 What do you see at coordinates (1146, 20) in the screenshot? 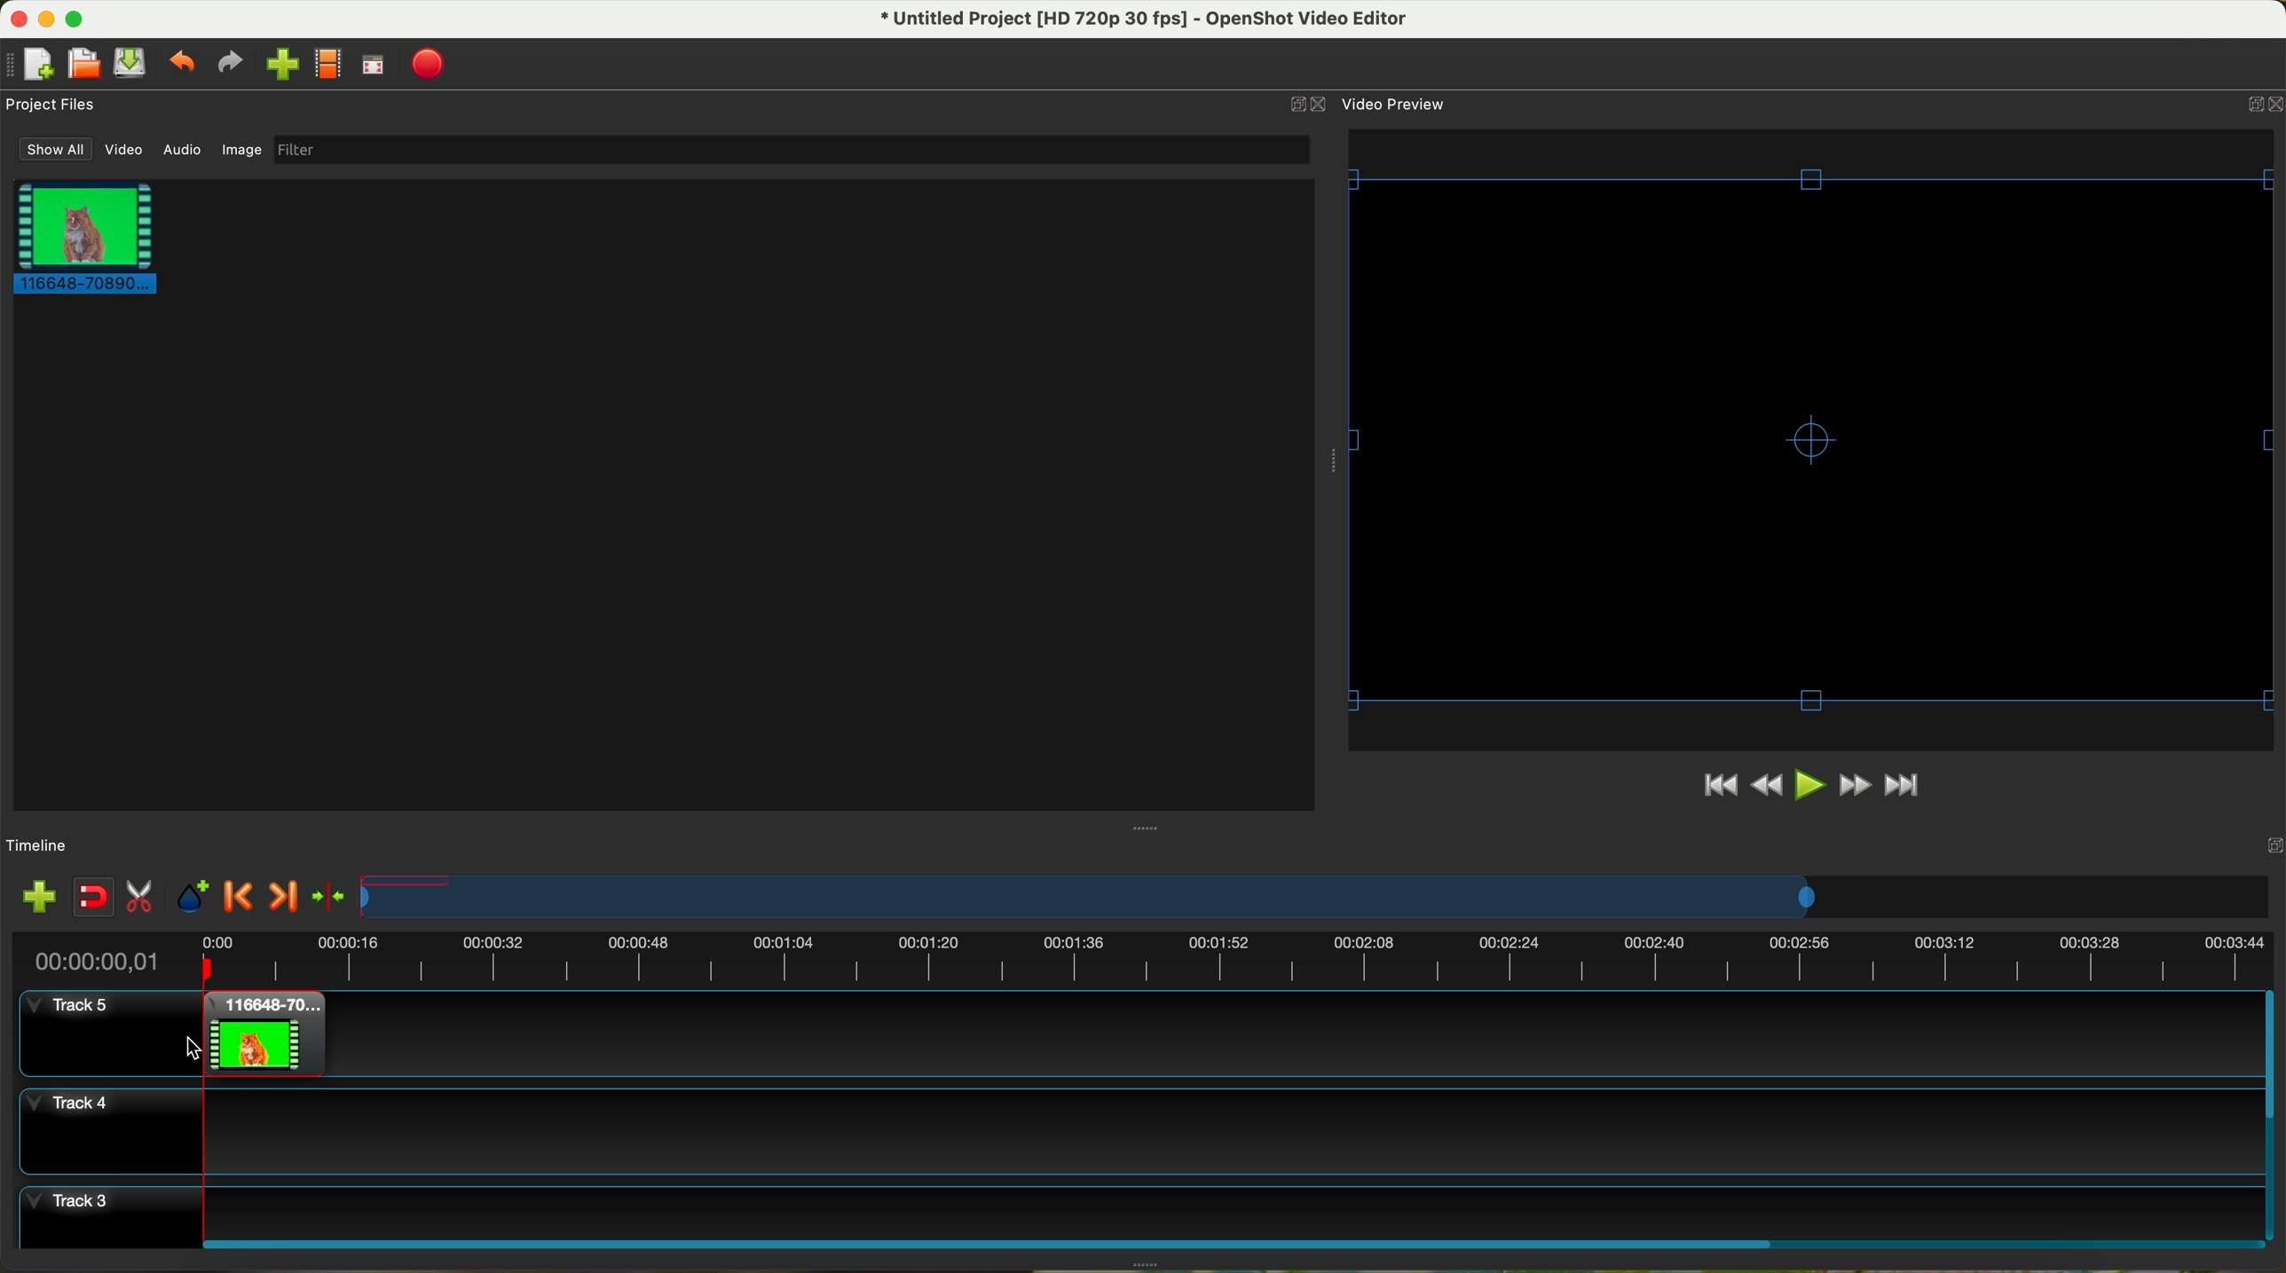
I see `file name` at bounding box center [1146, 20].